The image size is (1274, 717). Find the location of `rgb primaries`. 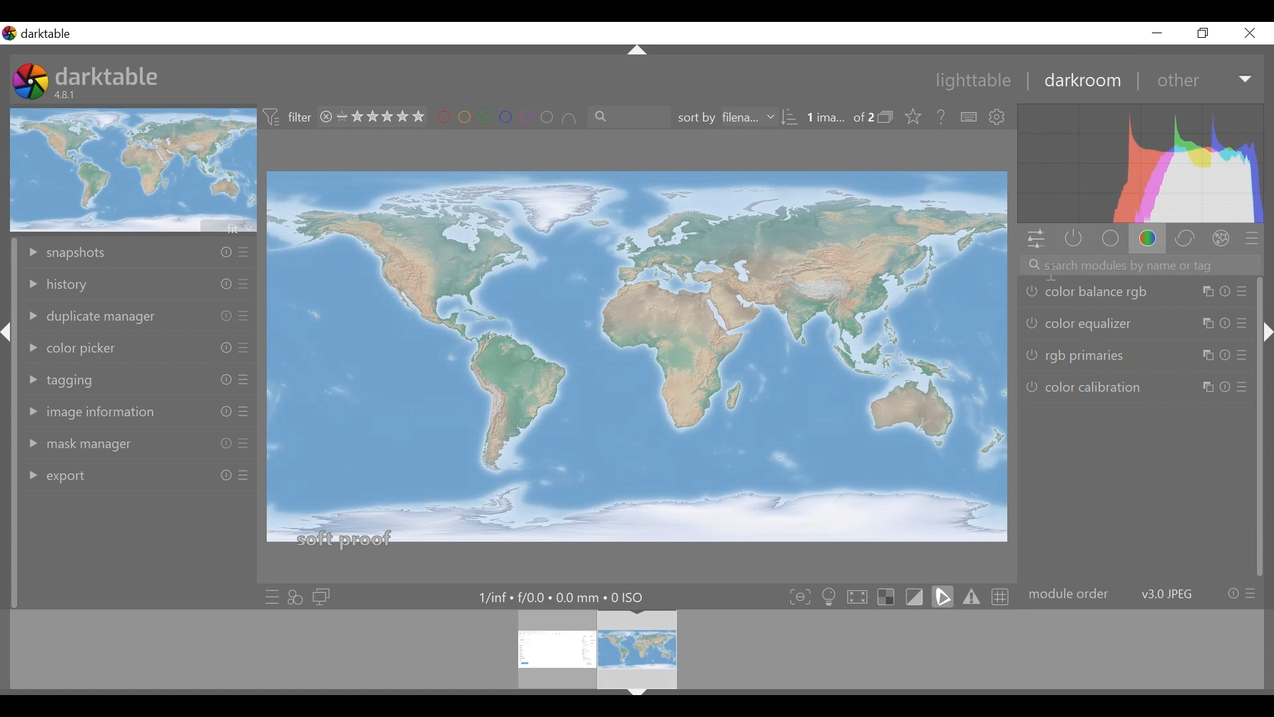

rgb primaries is located at coordinates (1074, 357).